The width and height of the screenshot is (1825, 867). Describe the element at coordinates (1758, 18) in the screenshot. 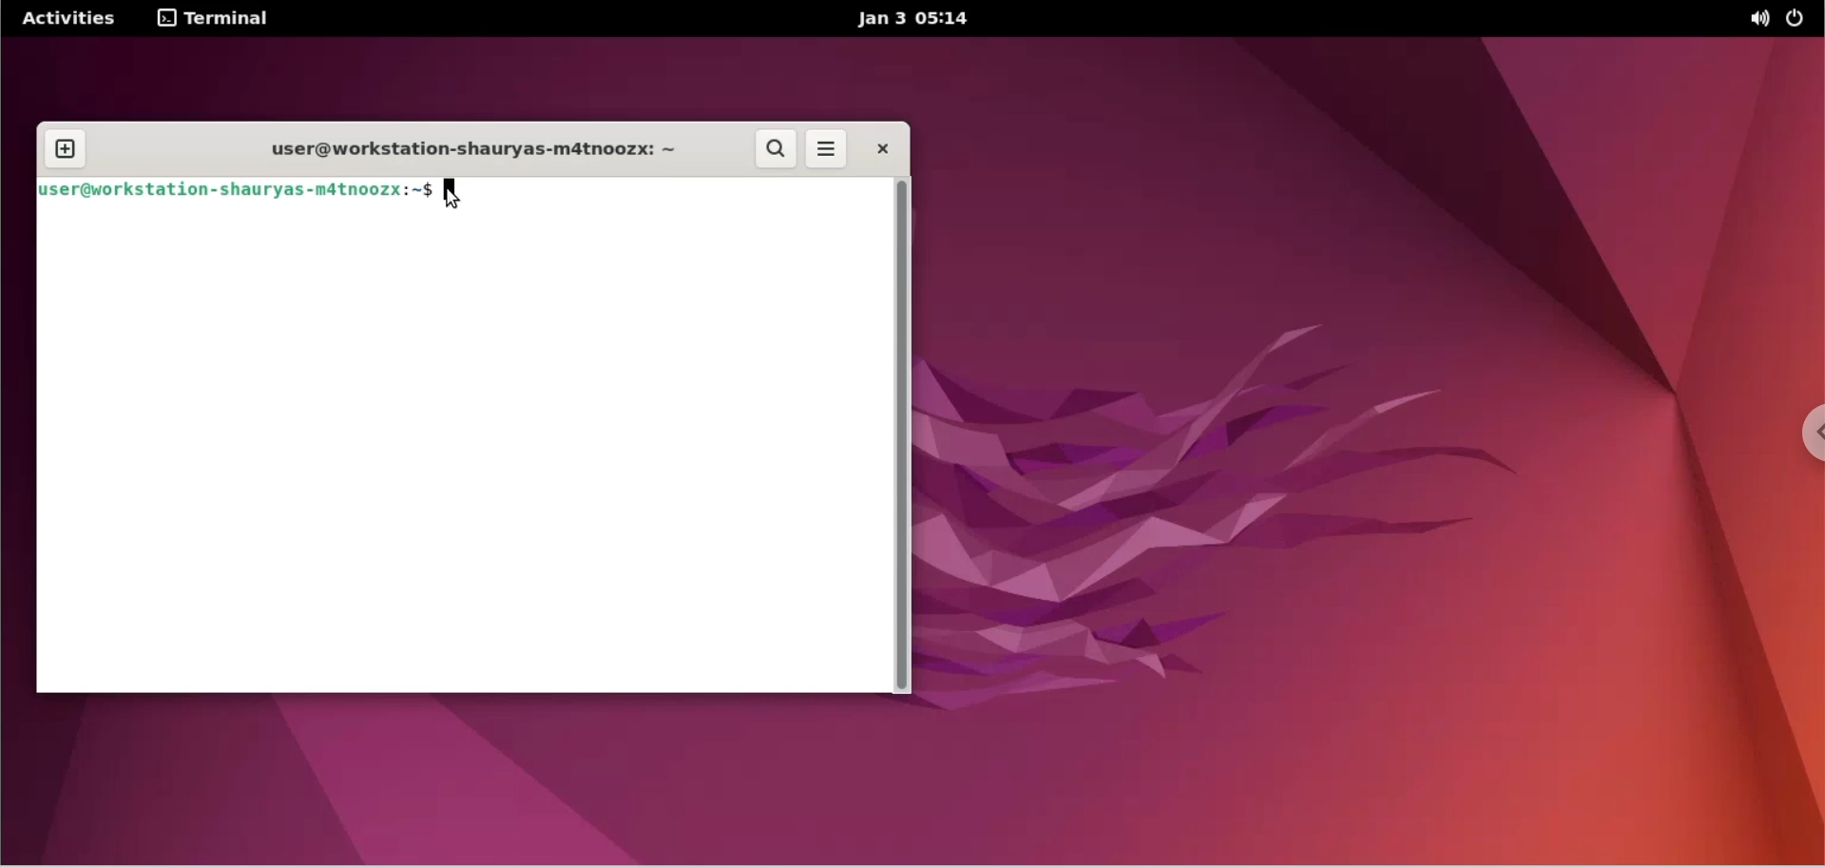

I see `sound options` at that location.